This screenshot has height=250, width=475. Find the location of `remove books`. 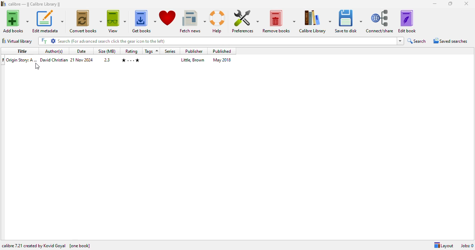

remove books is located at coordinates (279, 21).